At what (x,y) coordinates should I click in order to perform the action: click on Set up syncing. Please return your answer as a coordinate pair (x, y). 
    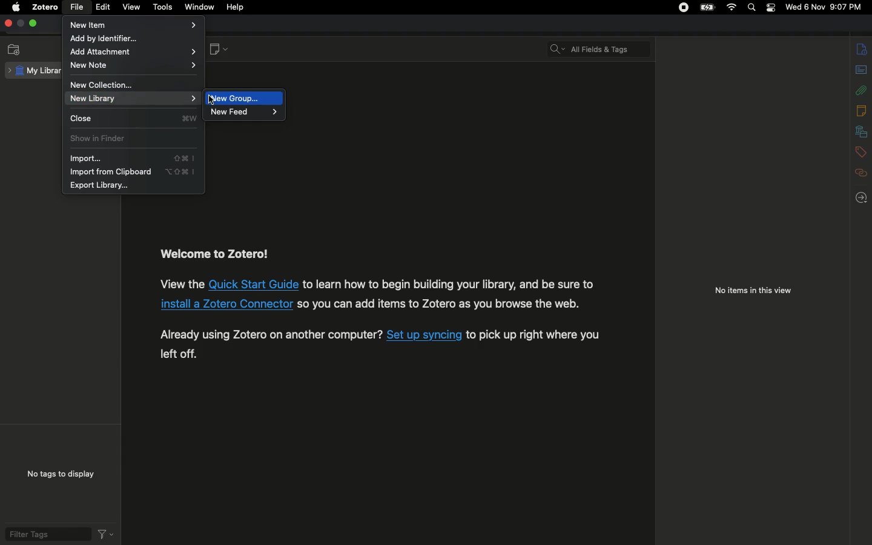
    Looking at the image, I should click on (424, 335).